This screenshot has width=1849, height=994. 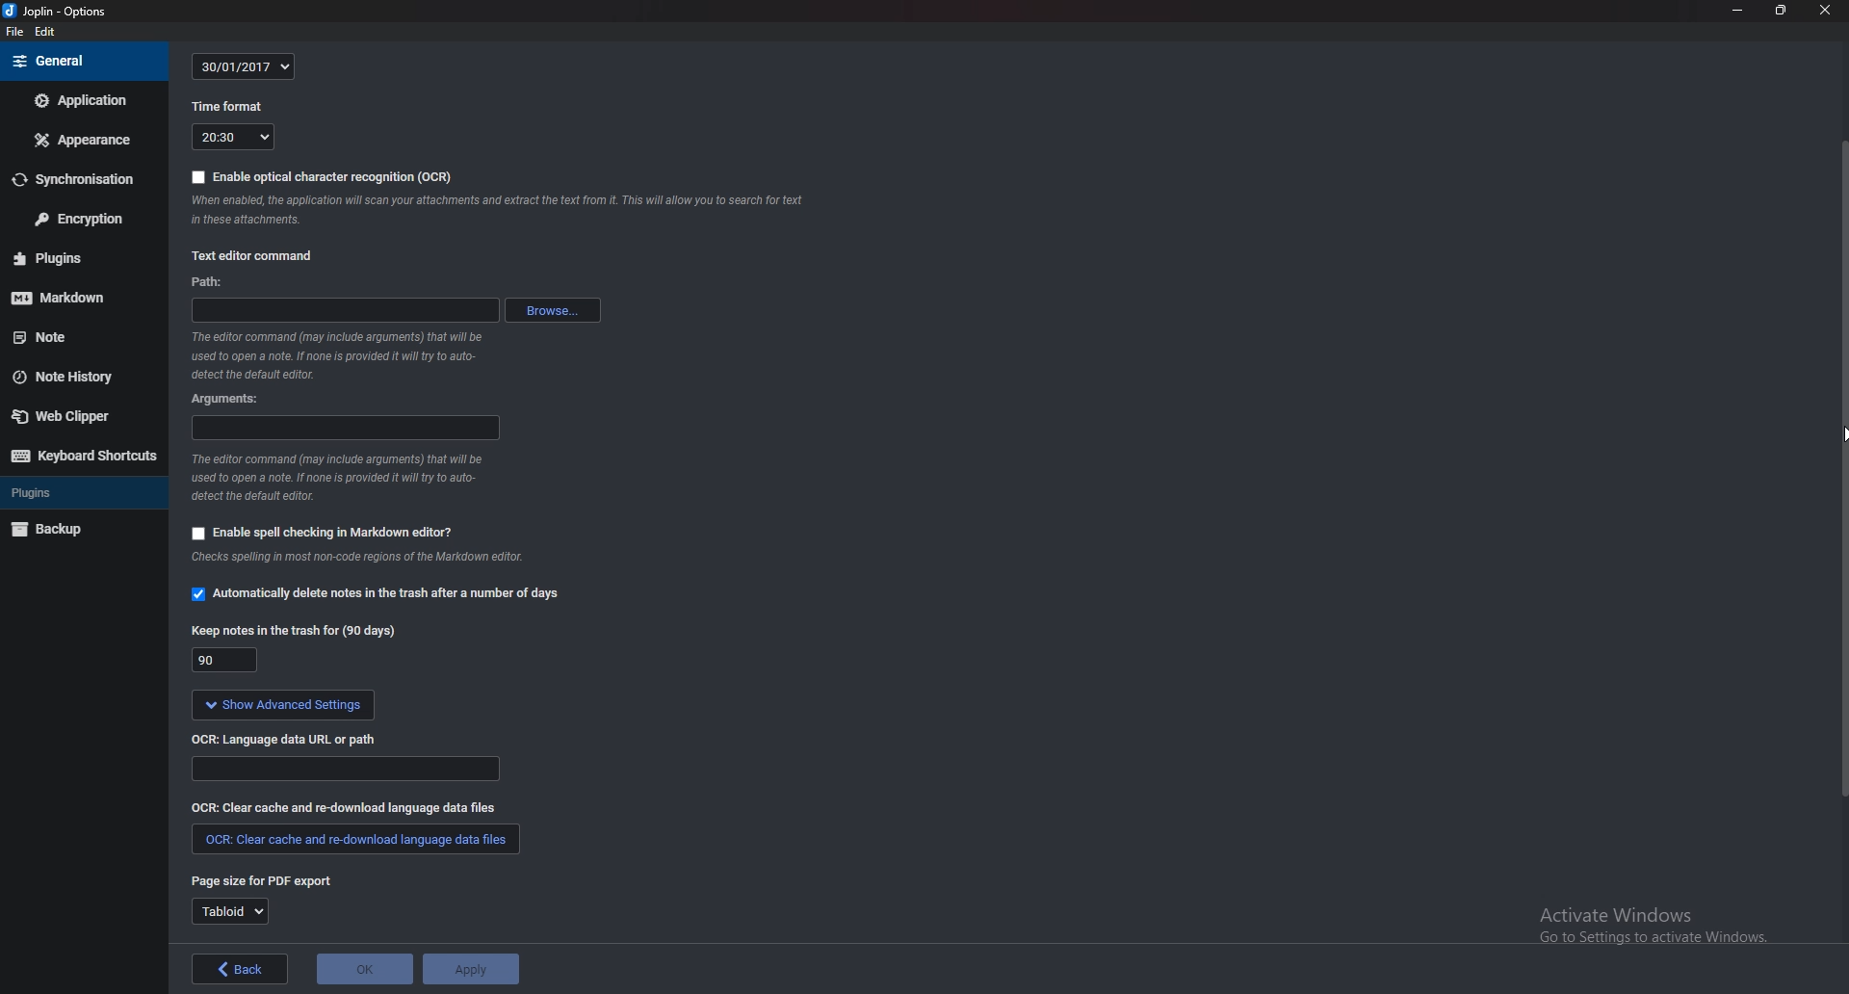 I want to click on info, so click(x=347, y=479).